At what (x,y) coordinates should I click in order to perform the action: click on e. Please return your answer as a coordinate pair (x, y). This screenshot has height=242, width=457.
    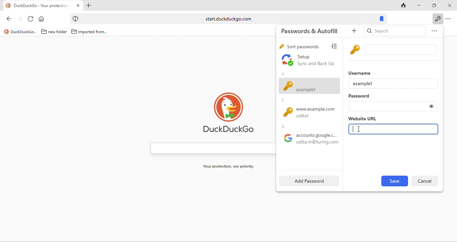
    Looking at the image, I should click on (284, 101).